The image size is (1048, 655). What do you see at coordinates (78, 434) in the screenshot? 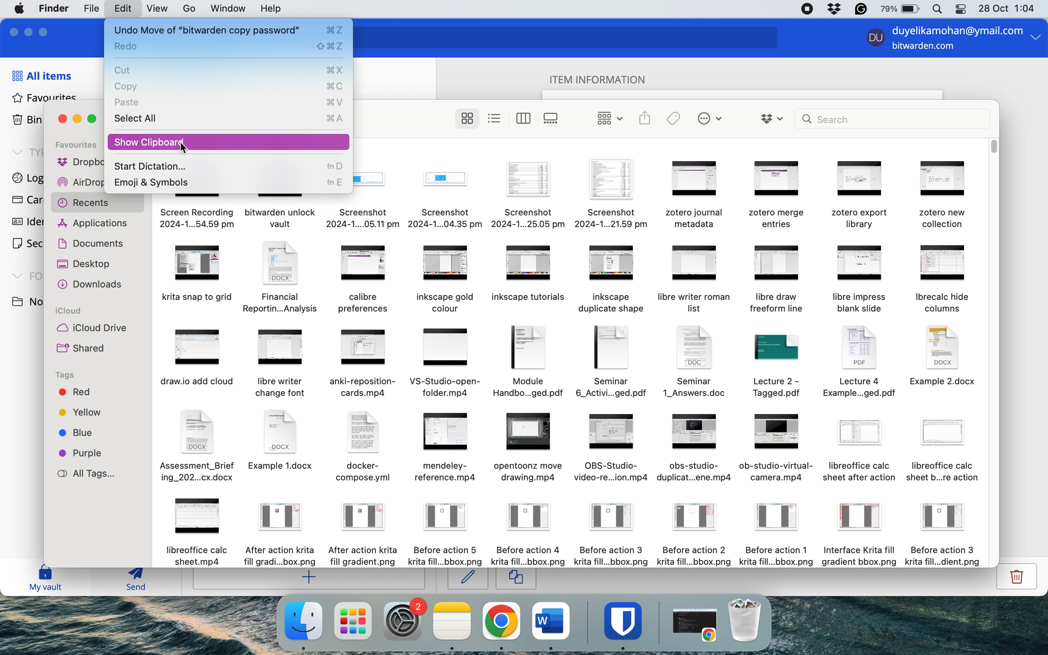
I see `blue tag` at bounding box center [78, 434].